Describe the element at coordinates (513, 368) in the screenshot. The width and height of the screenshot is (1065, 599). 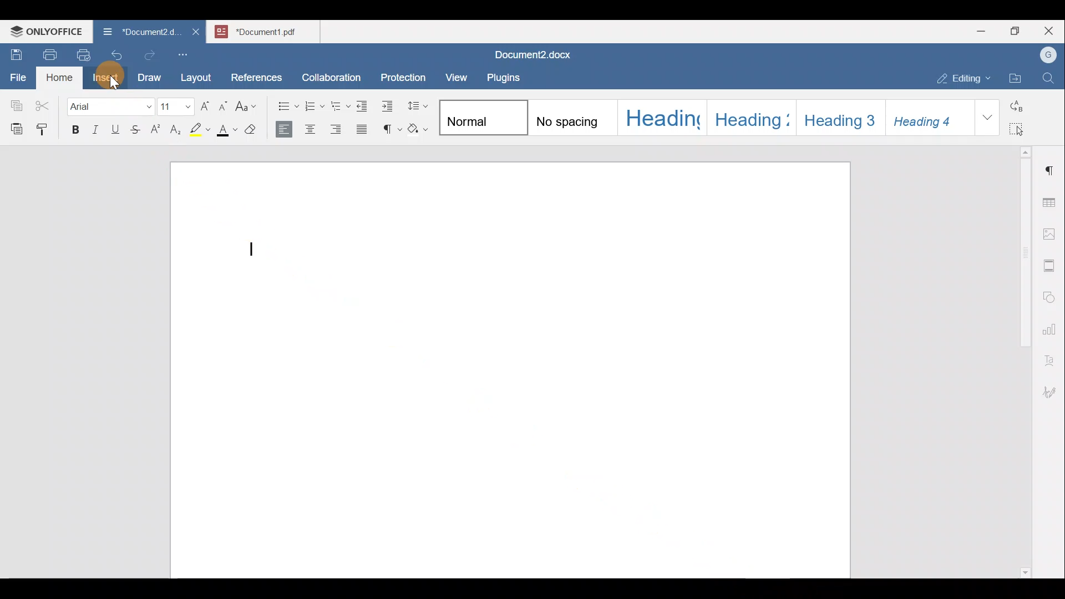
I see `Working area` at that location.